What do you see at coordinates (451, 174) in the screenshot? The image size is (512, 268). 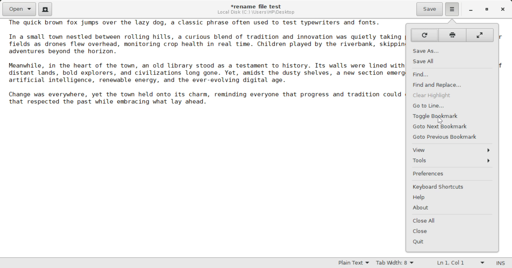 I see `Preferences` at bounding box center [451, 174].